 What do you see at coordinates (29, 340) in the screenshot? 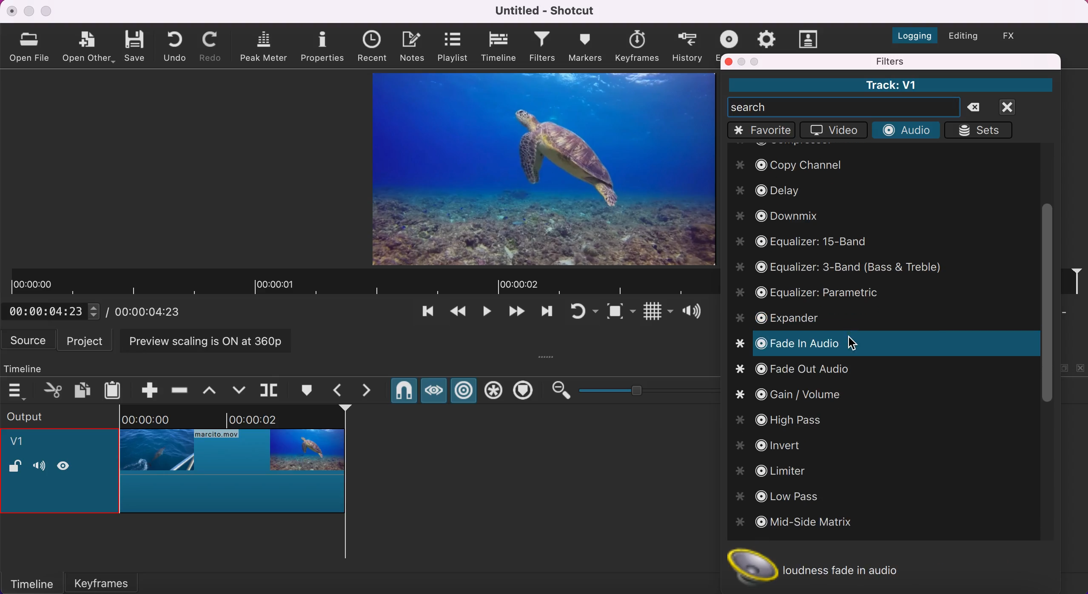
I see `source` at bounding box center [29, 340].